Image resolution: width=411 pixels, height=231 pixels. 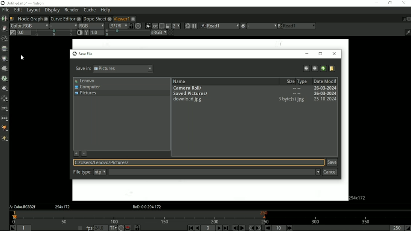 What do you see at coordinates (53, 33) in the screenshot?
I see `selection bar` at bounding box center [53, 33].